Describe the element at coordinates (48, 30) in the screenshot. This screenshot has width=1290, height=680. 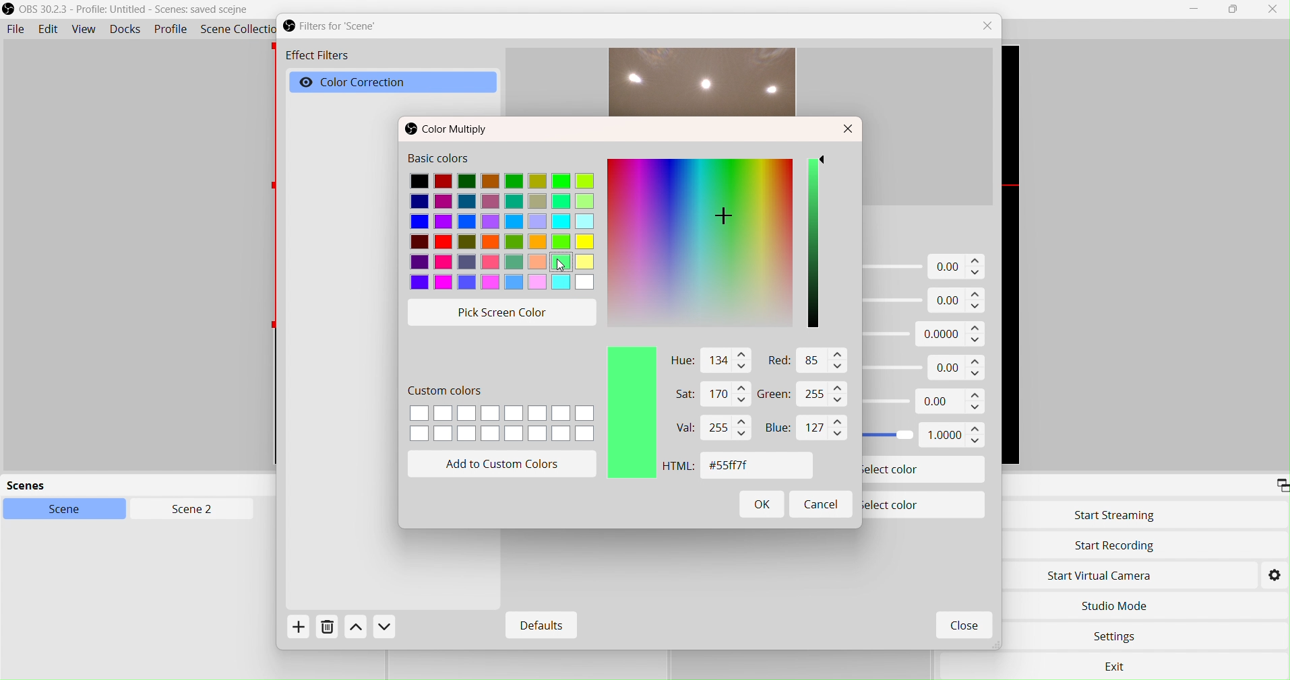
I see `Edit` at that location.